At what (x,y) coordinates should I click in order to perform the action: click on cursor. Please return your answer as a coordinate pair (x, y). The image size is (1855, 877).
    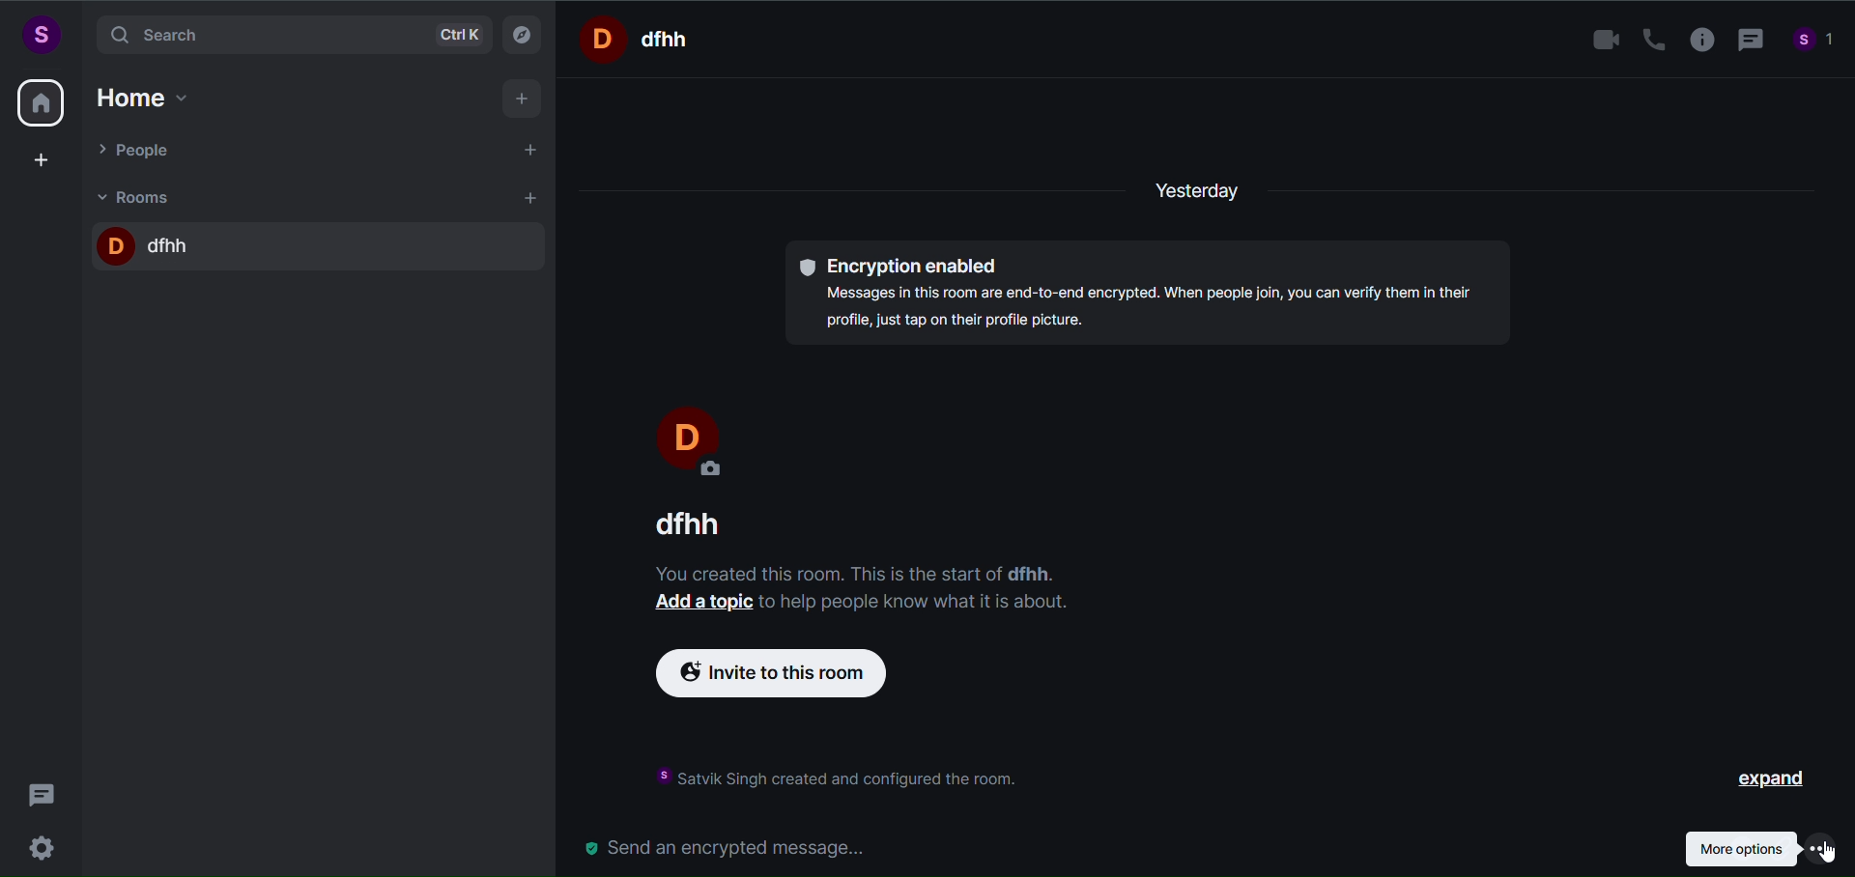
    Looking at the image, I should click on (1822, 857).